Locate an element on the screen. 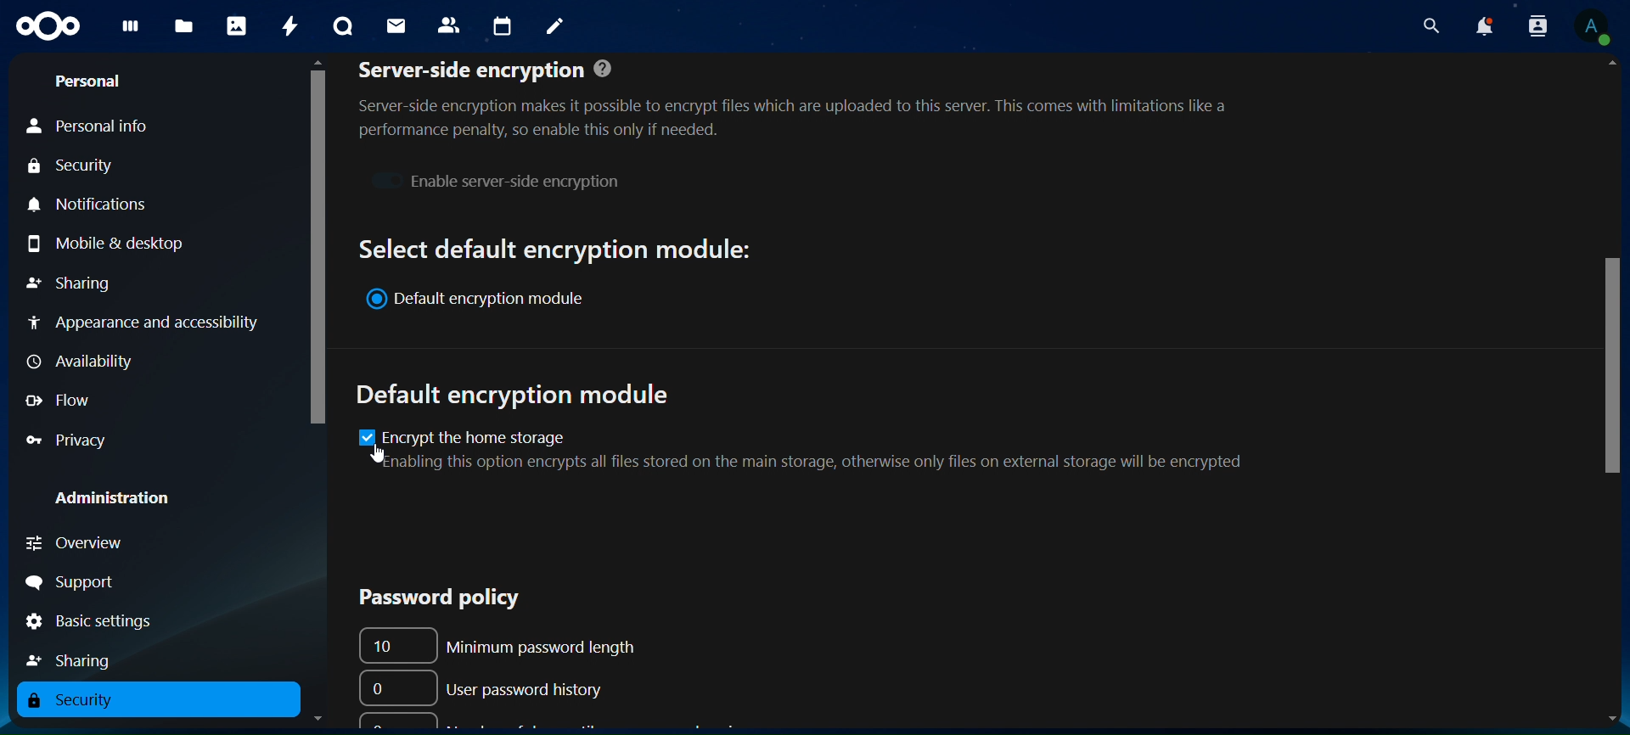 This screenshot has width=1630, height=735. default encrypton module is located at coordinates (486, 300).